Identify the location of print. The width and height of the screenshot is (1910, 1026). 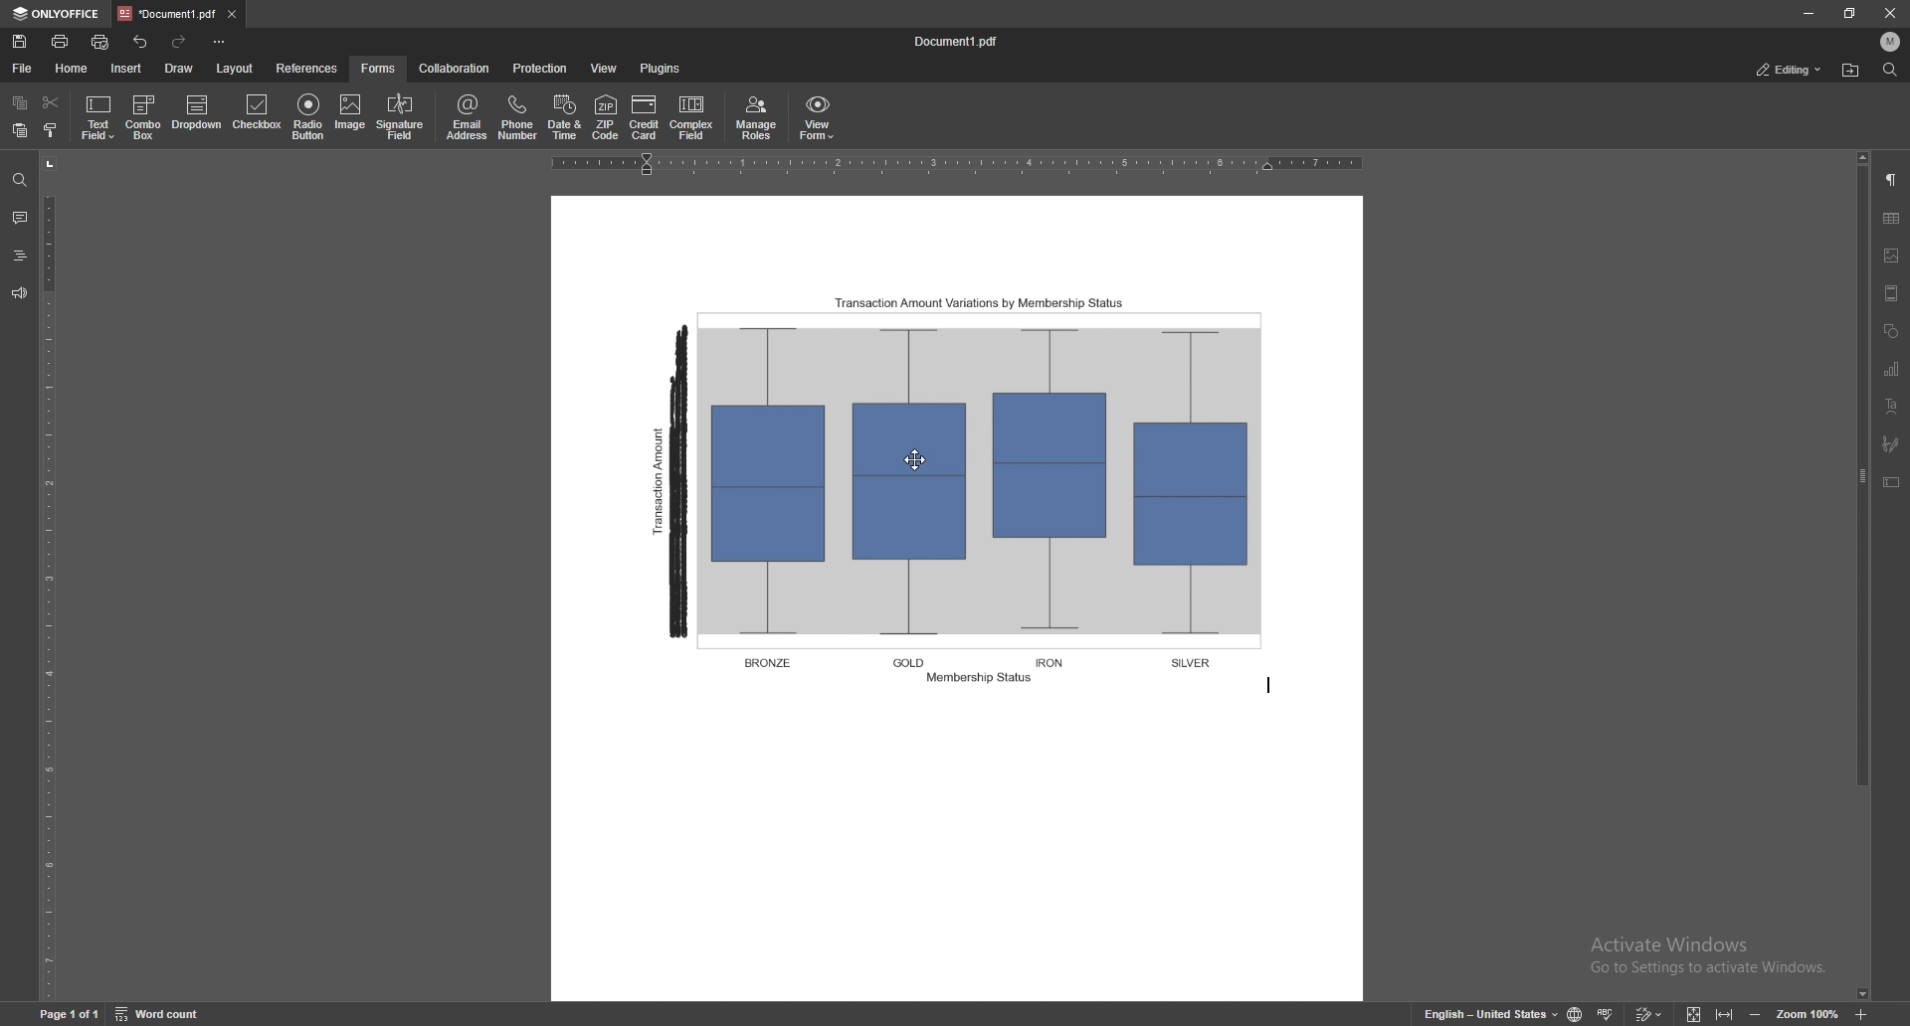
(60, 41).